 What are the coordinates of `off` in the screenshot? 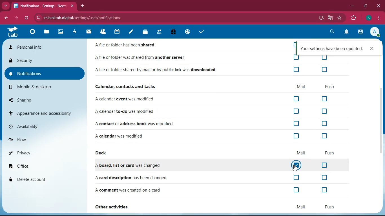 It's located at (324, 67).